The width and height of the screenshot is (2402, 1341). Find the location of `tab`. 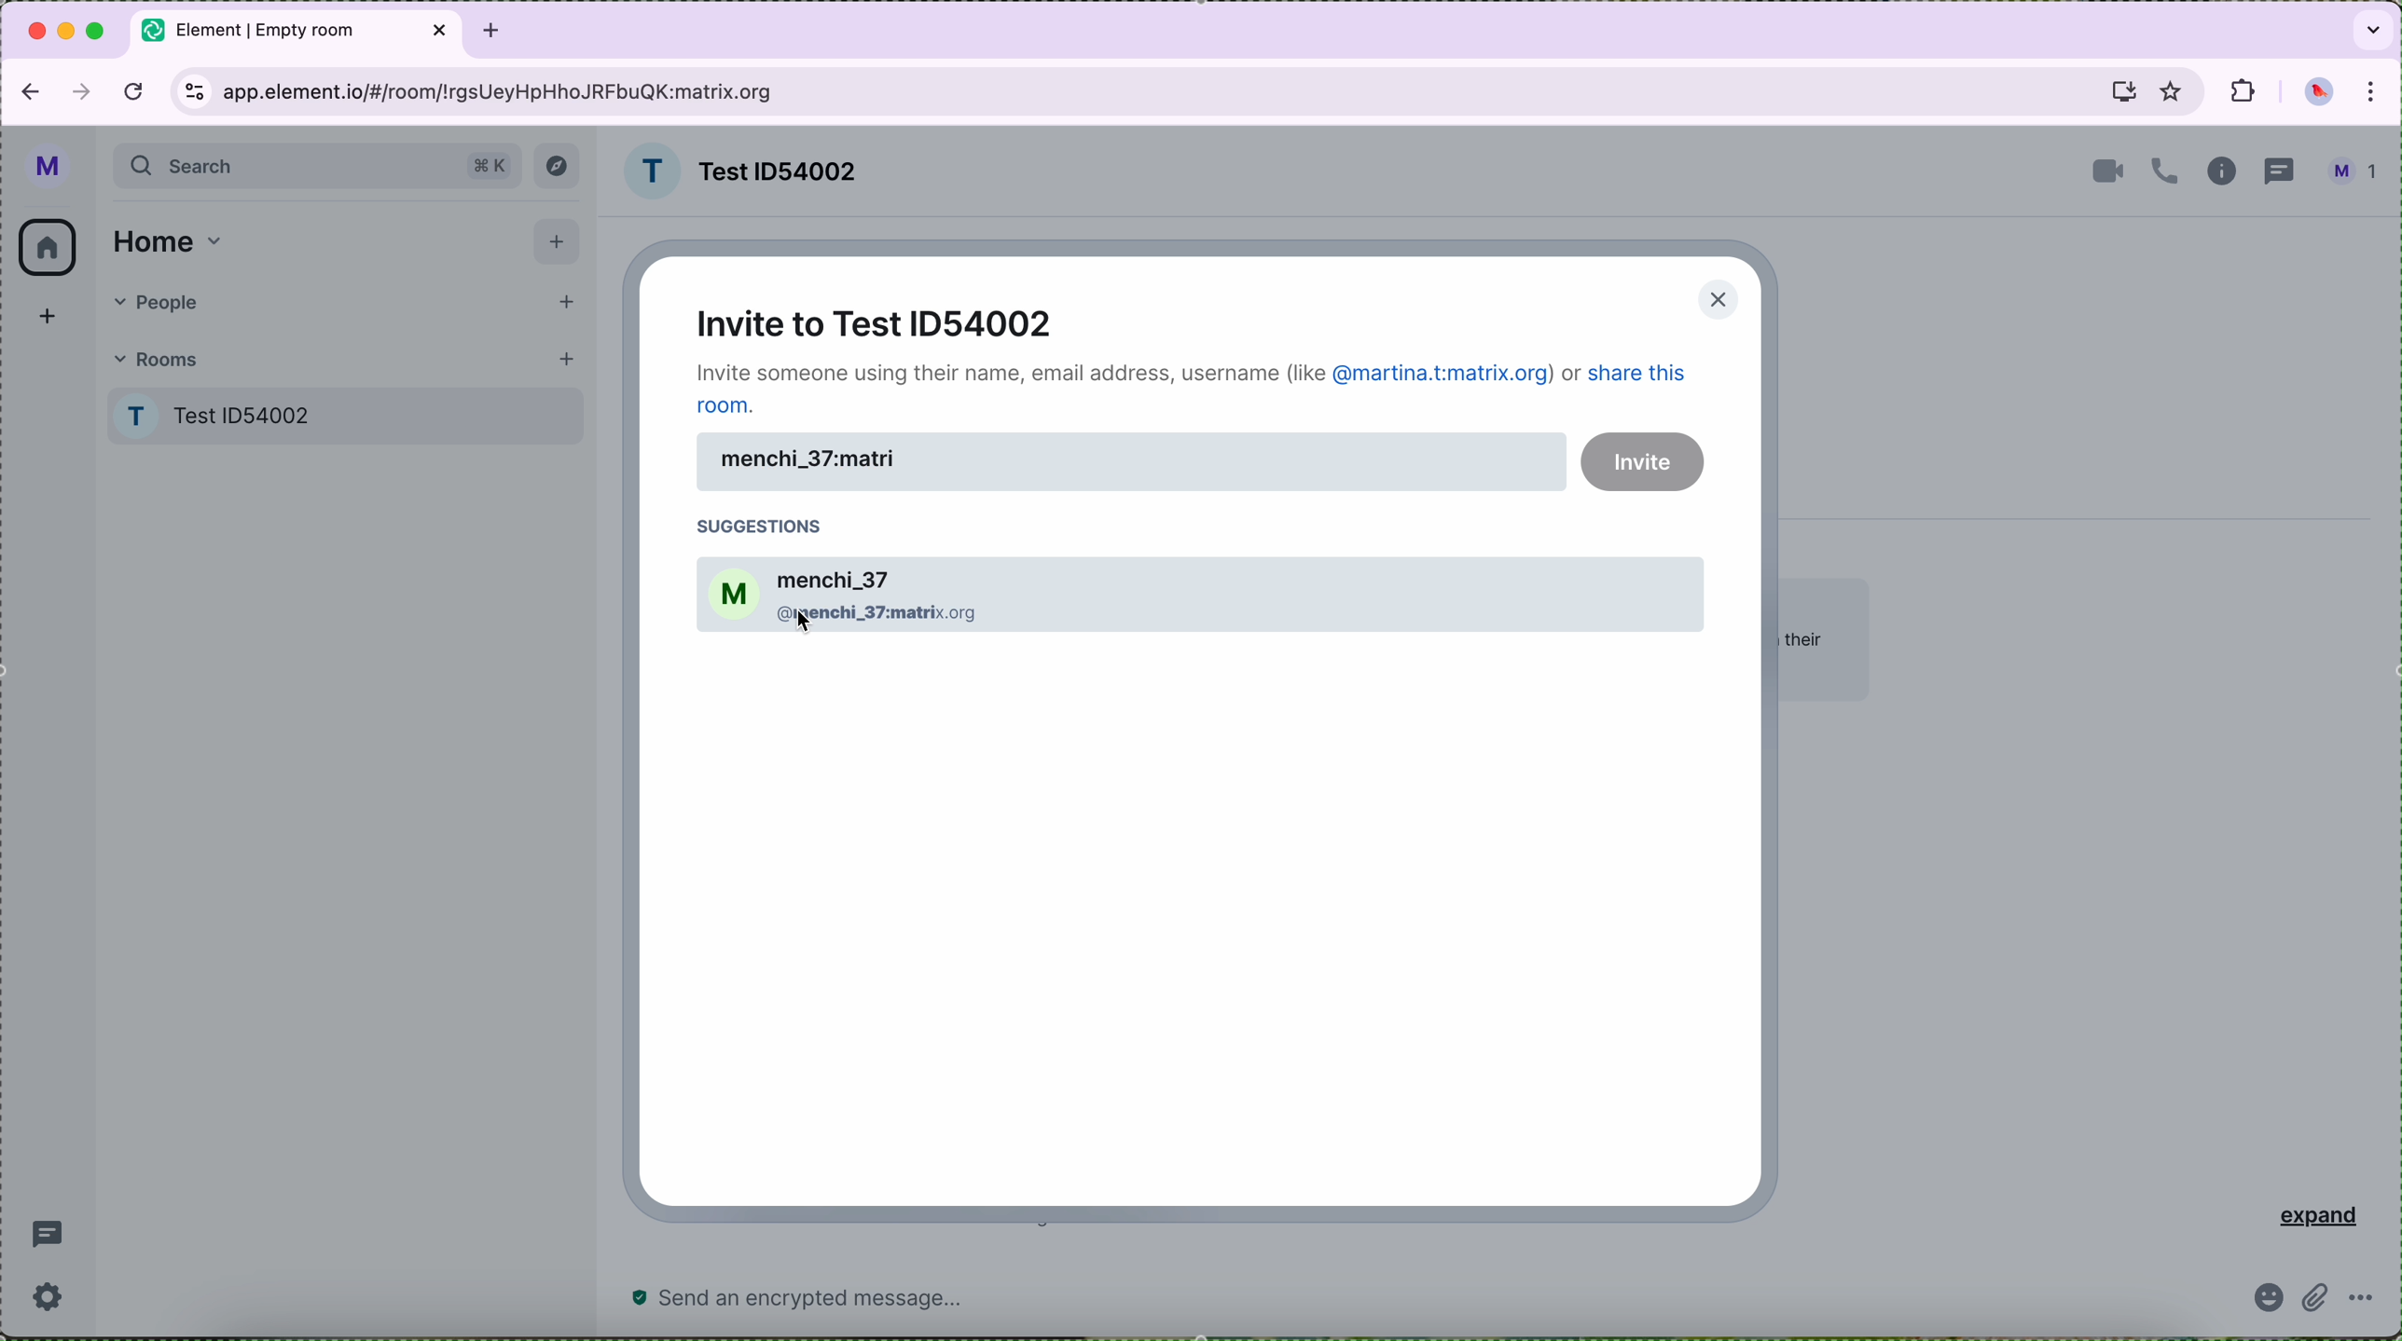

tab is located at coordinates (492, 28).